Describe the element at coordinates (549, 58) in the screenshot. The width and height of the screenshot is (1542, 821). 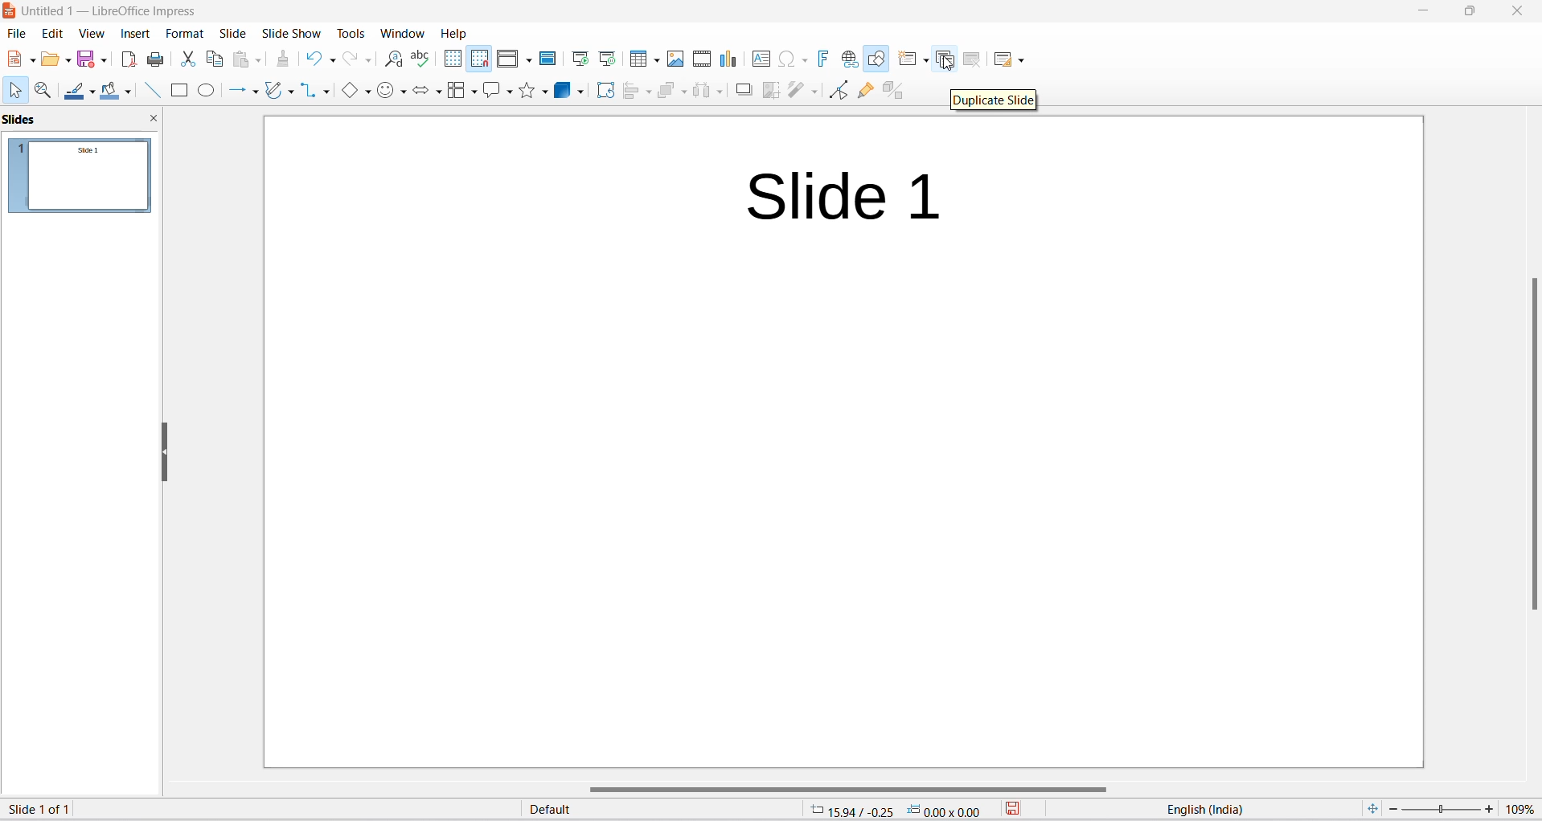
I see `master slide` at that location.